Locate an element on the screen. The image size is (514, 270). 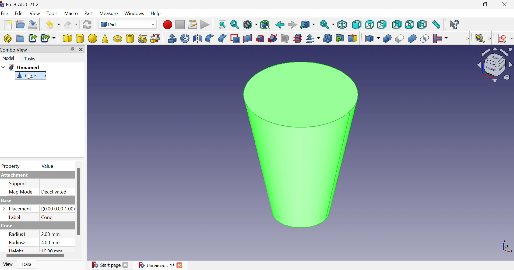
Undo is located at coordinates (53, 24).